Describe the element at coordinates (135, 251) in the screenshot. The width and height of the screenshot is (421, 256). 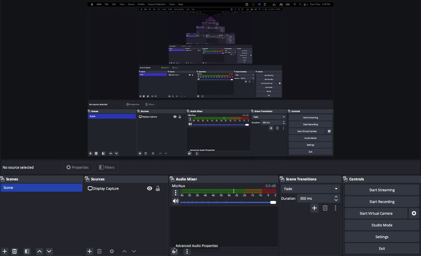
I see `Move down` at that location.